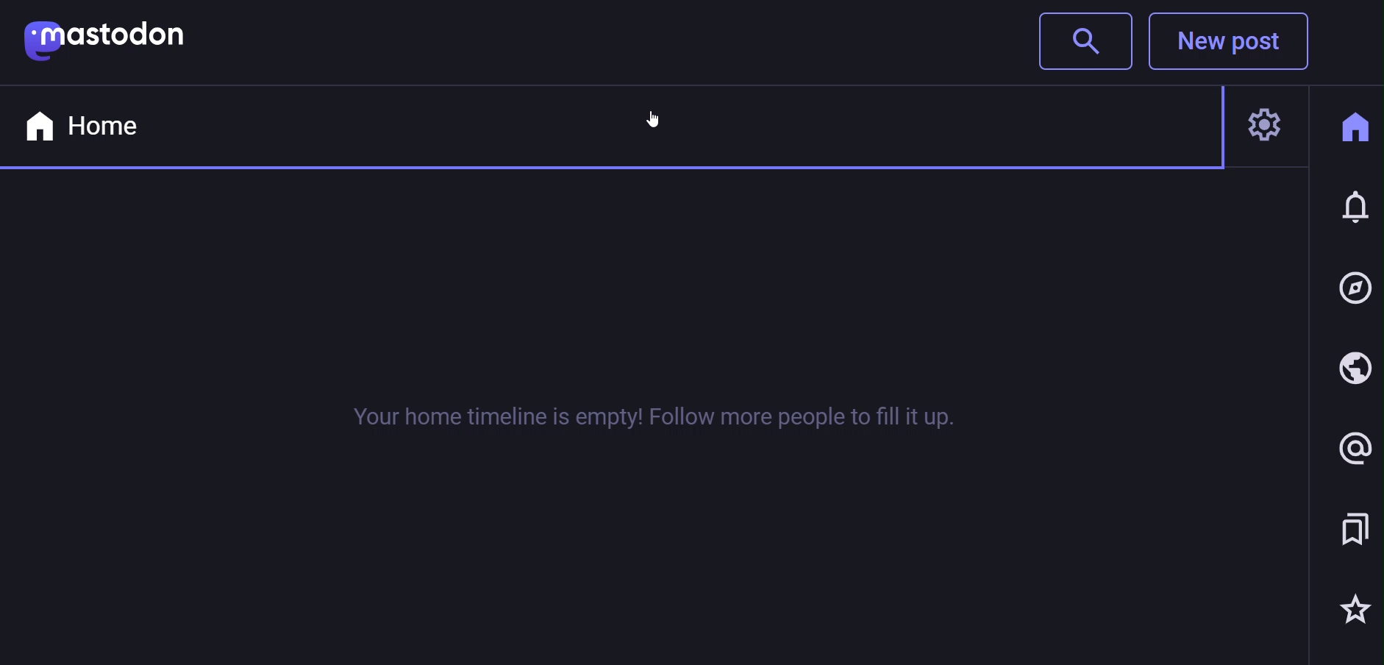  I want to click on cursor, so click(657, 118).